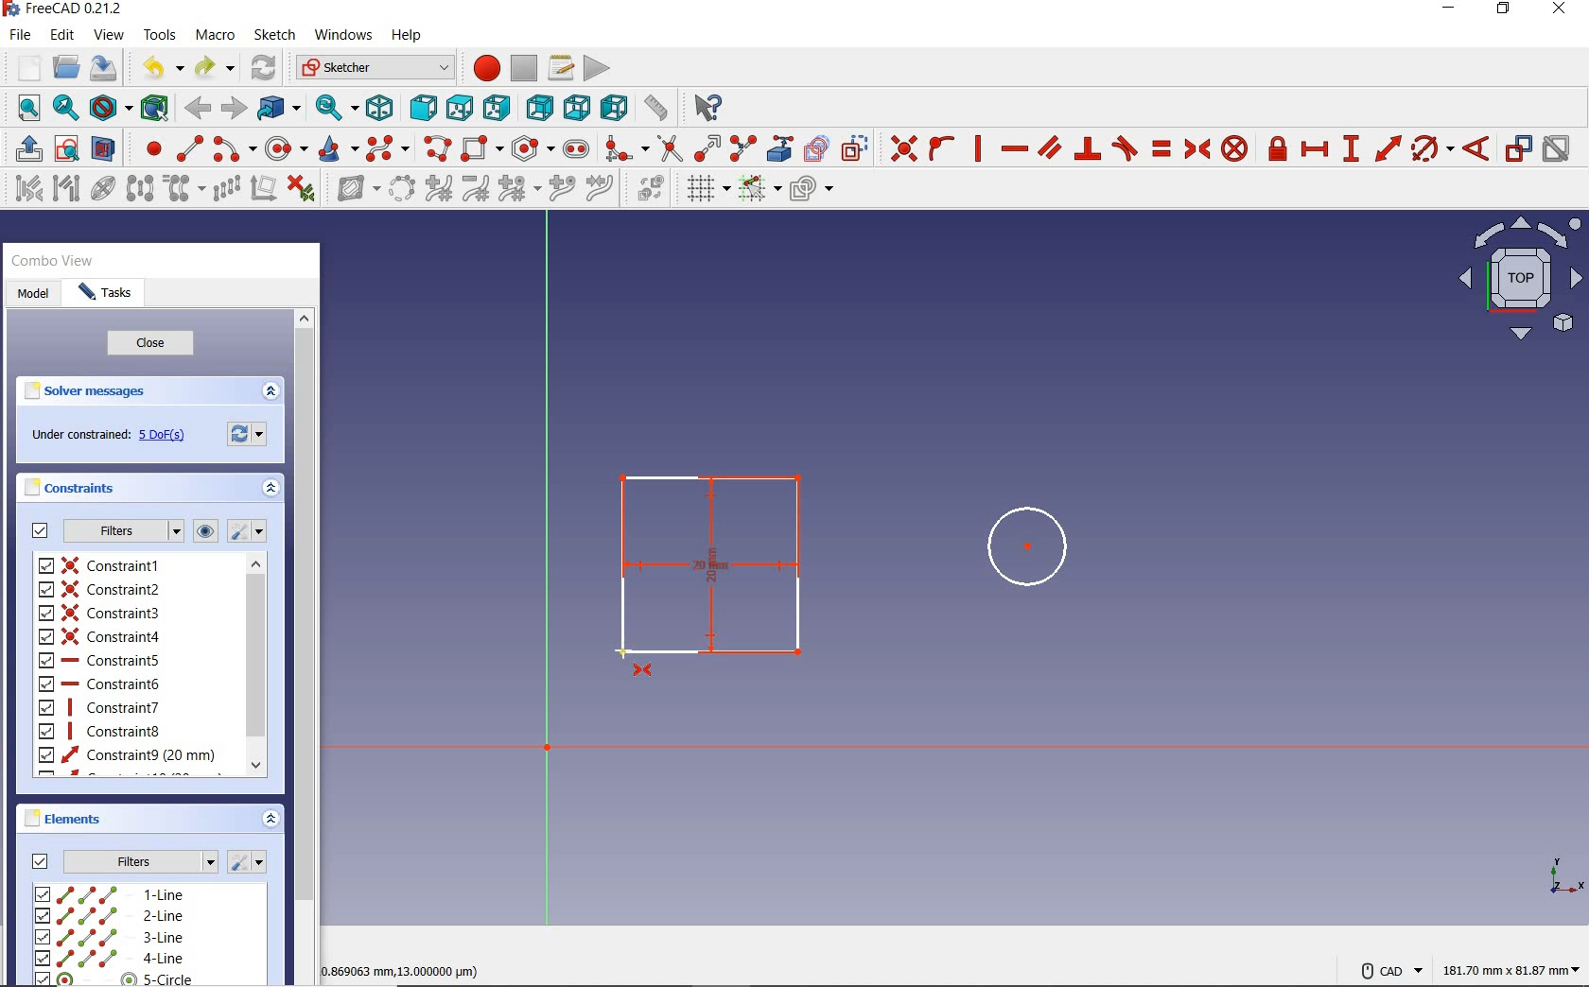 Image resolution: width=1589 pixels, height=987 pixels. Describe the element at coordinates (102, 731) in the screenshot. I see `constraint8` at that location.